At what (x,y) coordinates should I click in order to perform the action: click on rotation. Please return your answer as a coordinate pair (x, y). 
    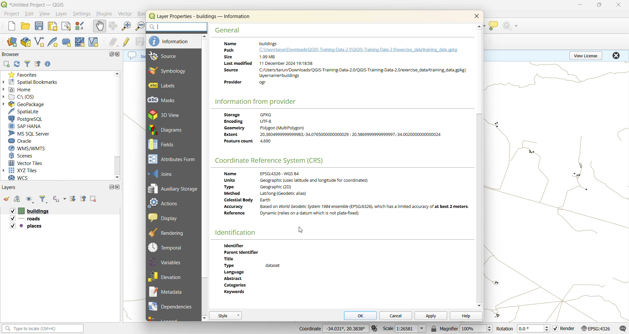
    Looking at the image, I should click on (522, 328).